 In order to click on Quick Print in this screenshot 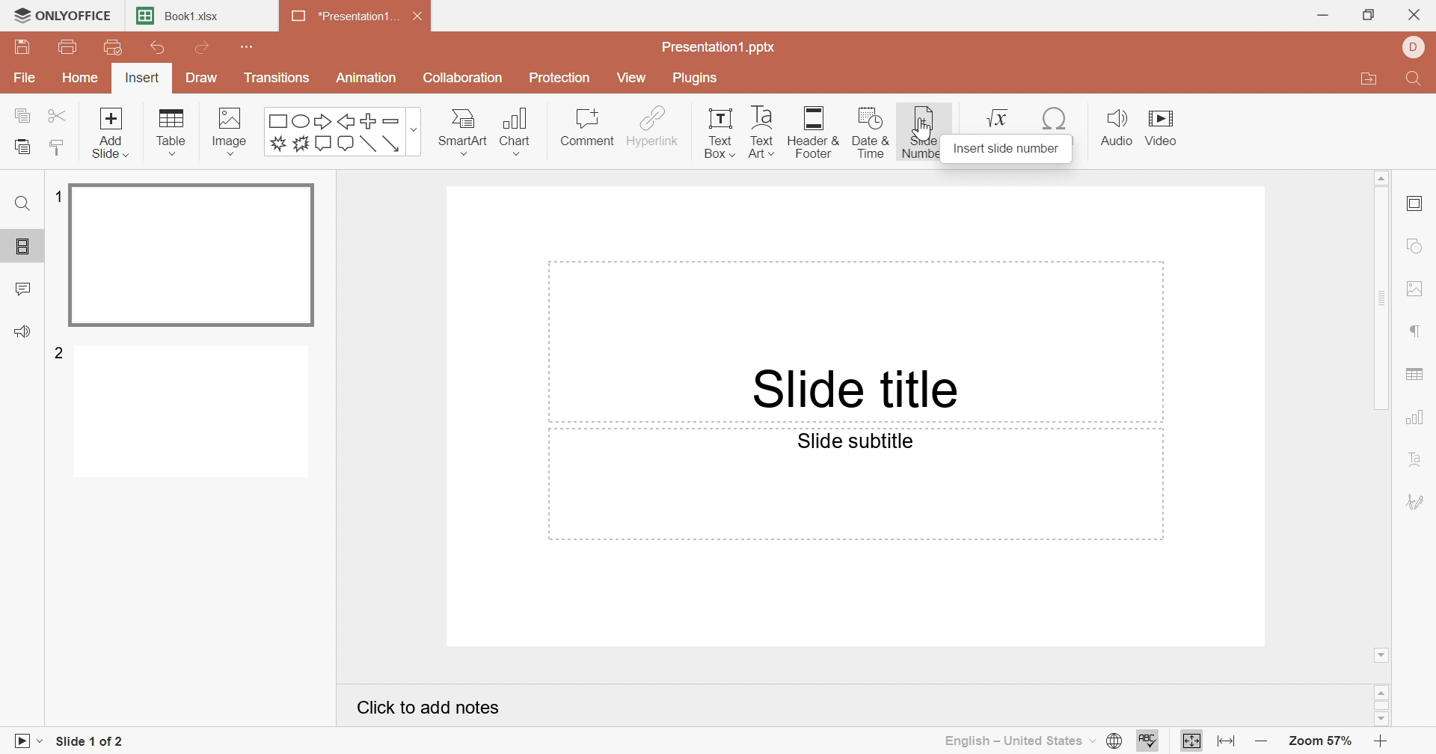, I will do `click(109, 47)`.